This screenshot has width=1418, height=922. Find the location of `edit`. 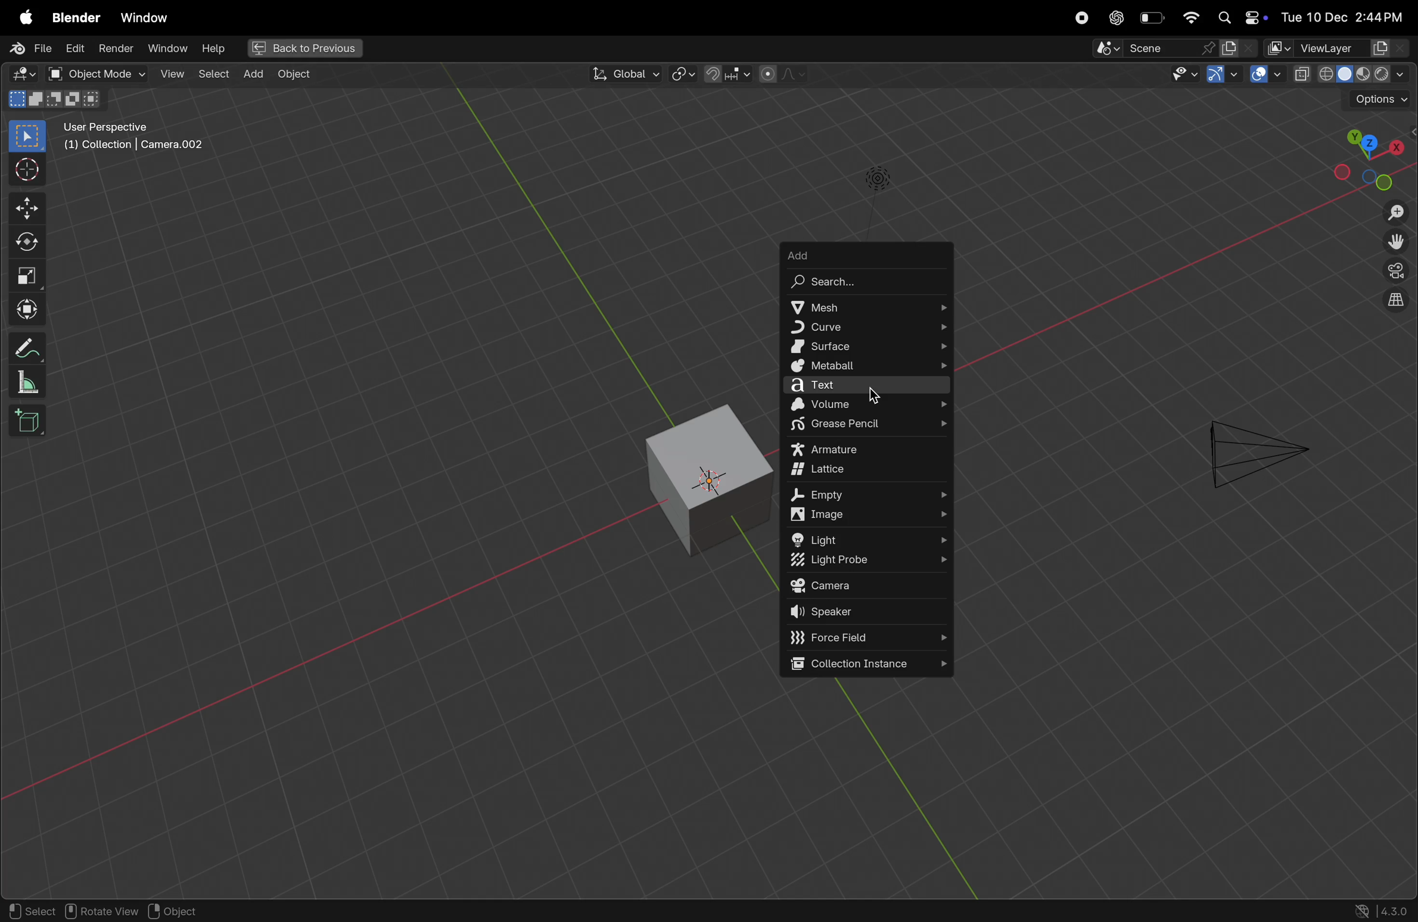

edit is located at coordinates (76, 49).